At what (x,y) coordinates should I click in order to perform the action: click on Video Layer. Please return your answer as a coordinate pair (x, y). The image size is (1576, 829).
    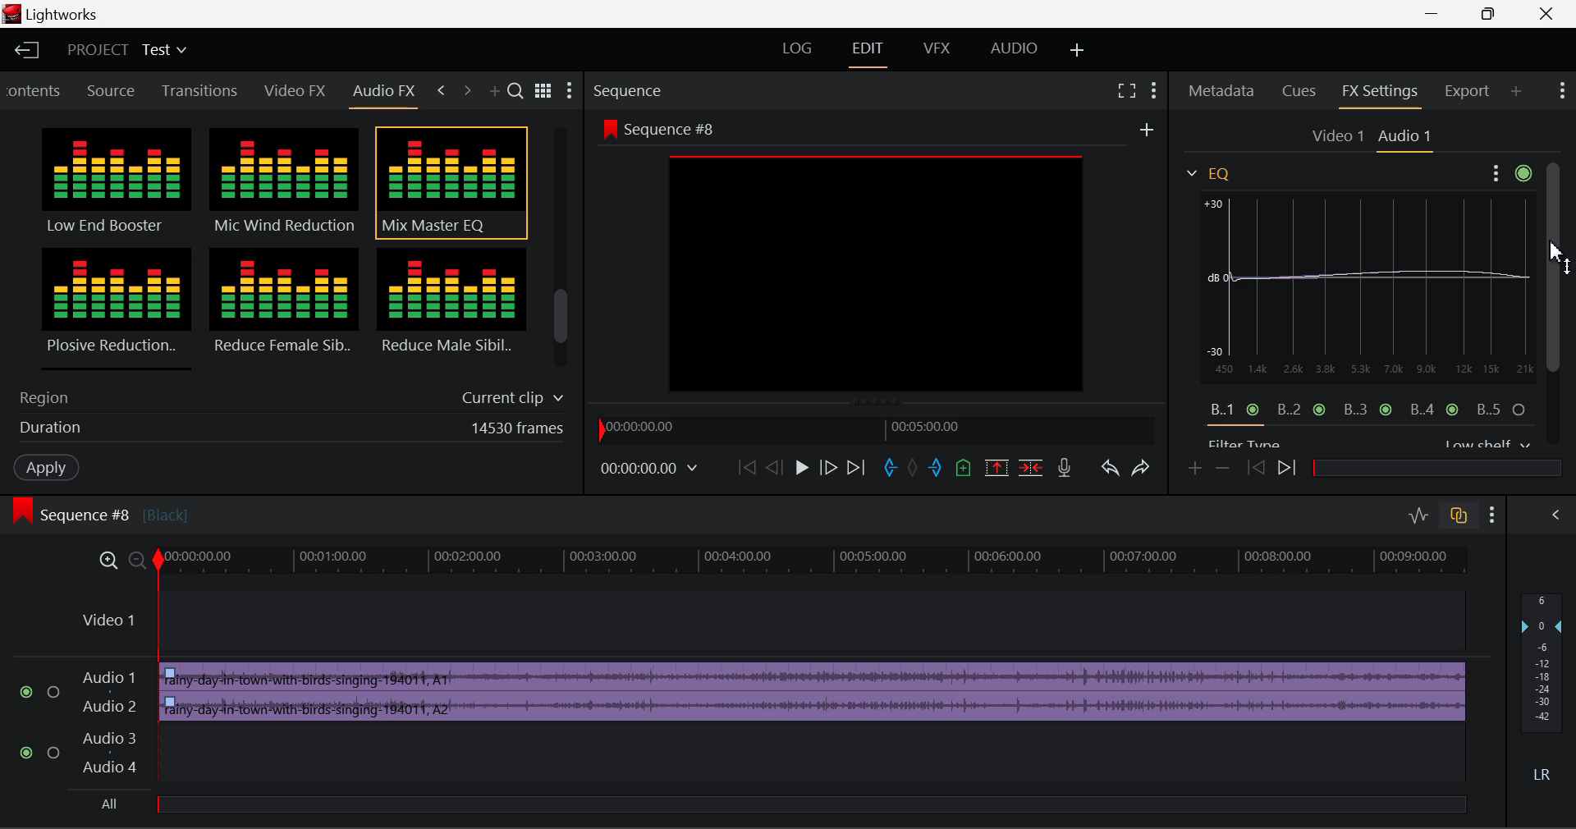
    Looking at the image, I should click on (768, 622).